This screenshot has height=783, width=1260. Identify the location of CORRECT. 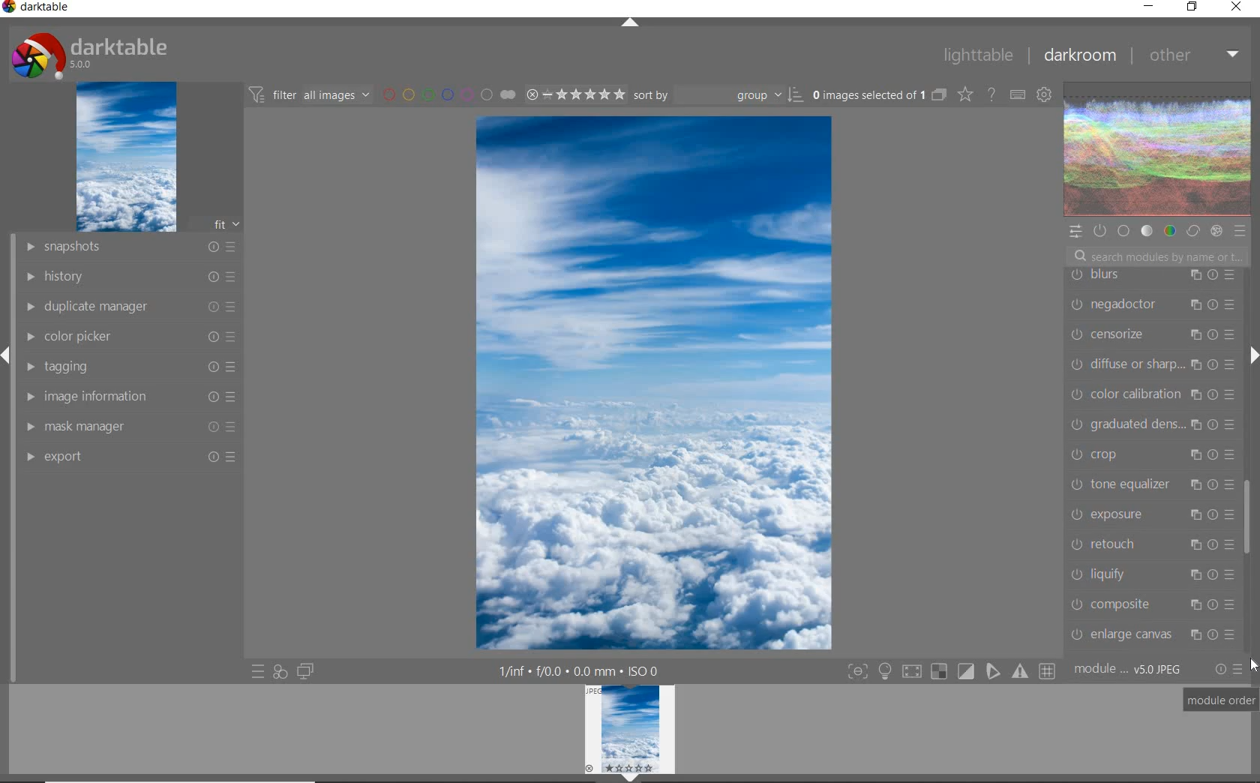
(1192, 230).